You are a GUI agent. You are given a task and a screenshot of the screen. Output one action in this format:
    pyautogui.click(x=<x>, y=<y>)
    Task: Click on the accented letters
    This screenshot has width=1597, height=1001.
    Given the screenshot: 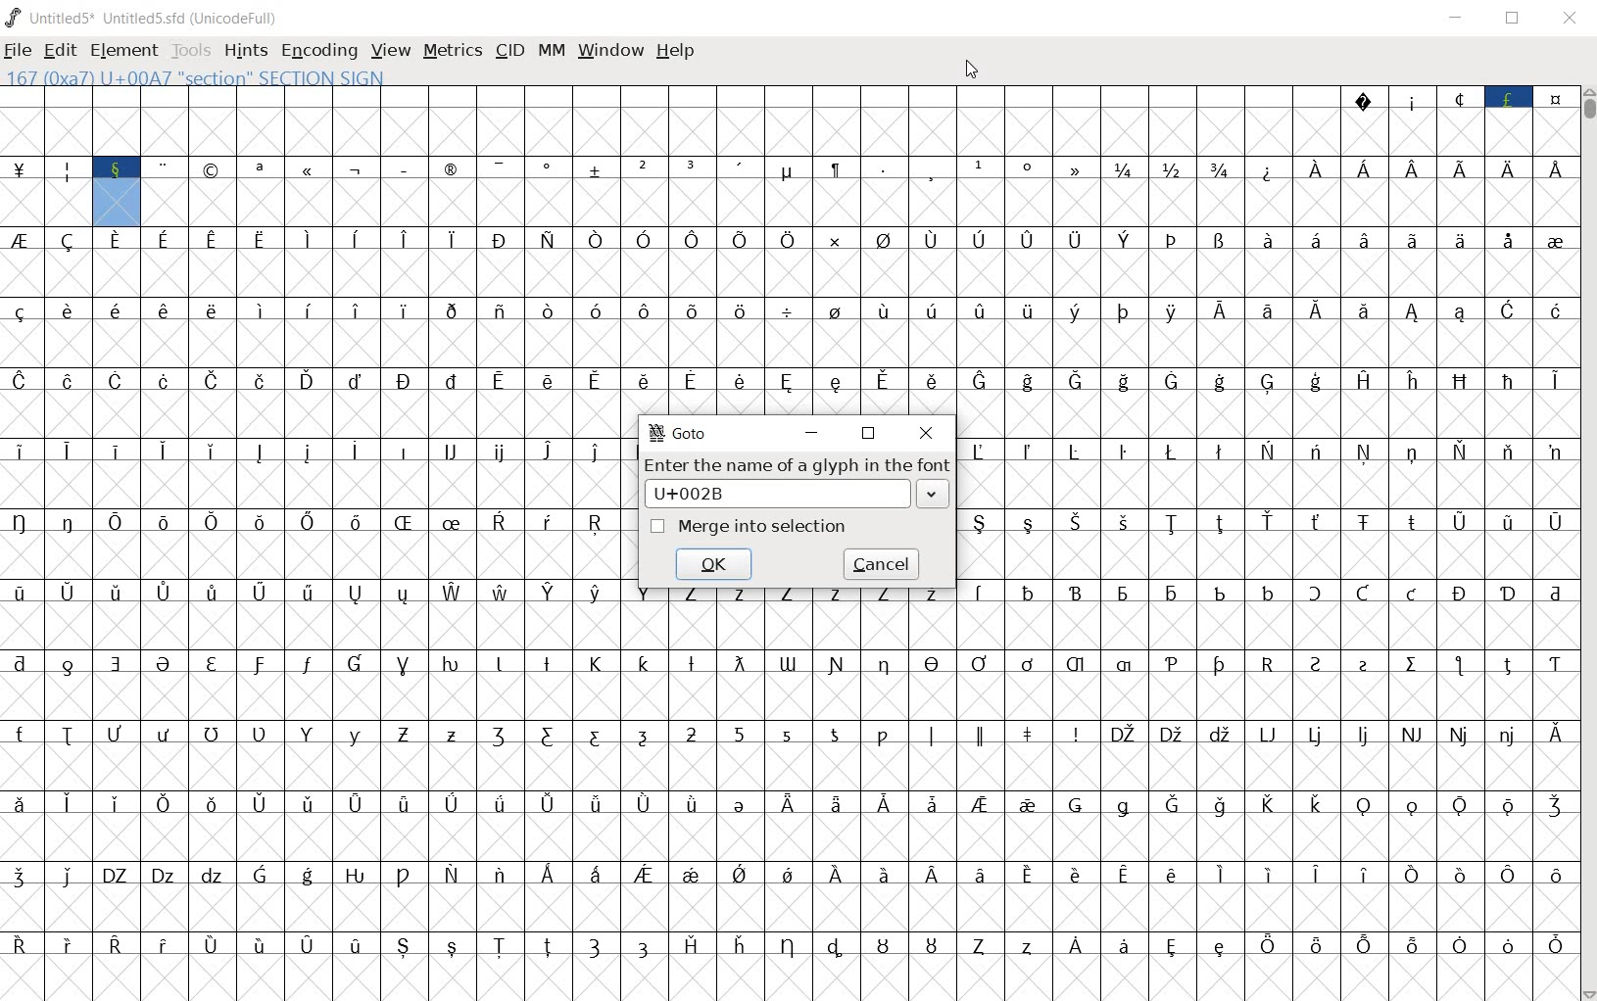 What is the action you would take?
    pyautogui.click(x=237, y=404)
    